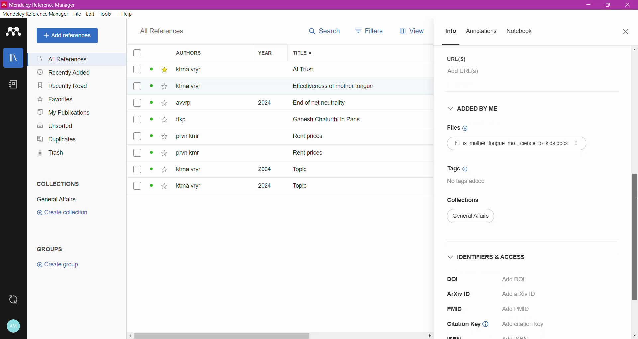 The height and width of the screenshot is (339, 638). I want to click on Create group, so click(57, 265).